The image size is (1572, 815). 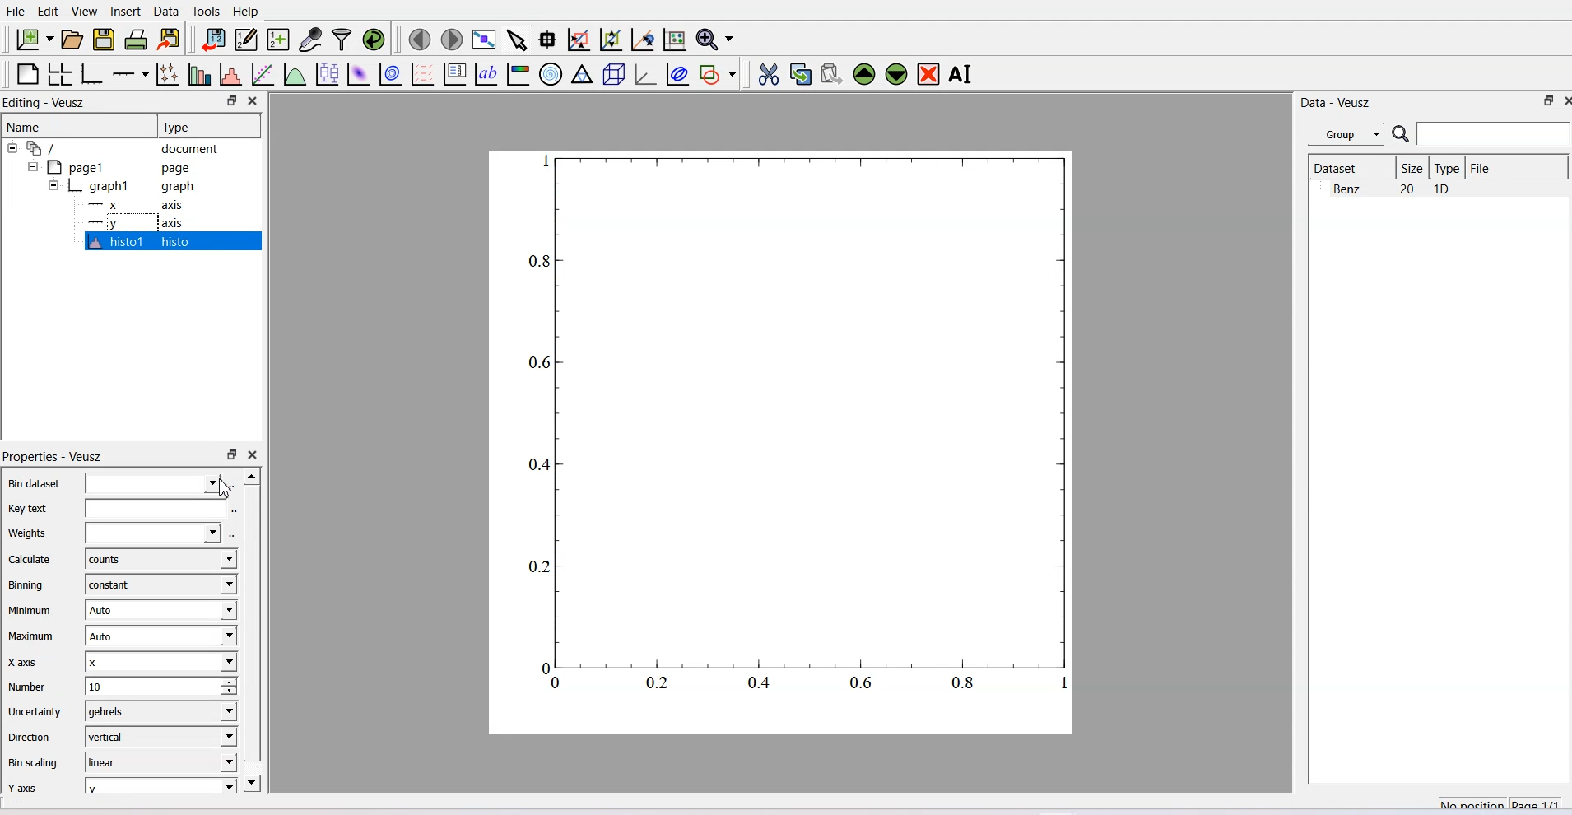 I want to click on Help, so click(x=245, y=12).